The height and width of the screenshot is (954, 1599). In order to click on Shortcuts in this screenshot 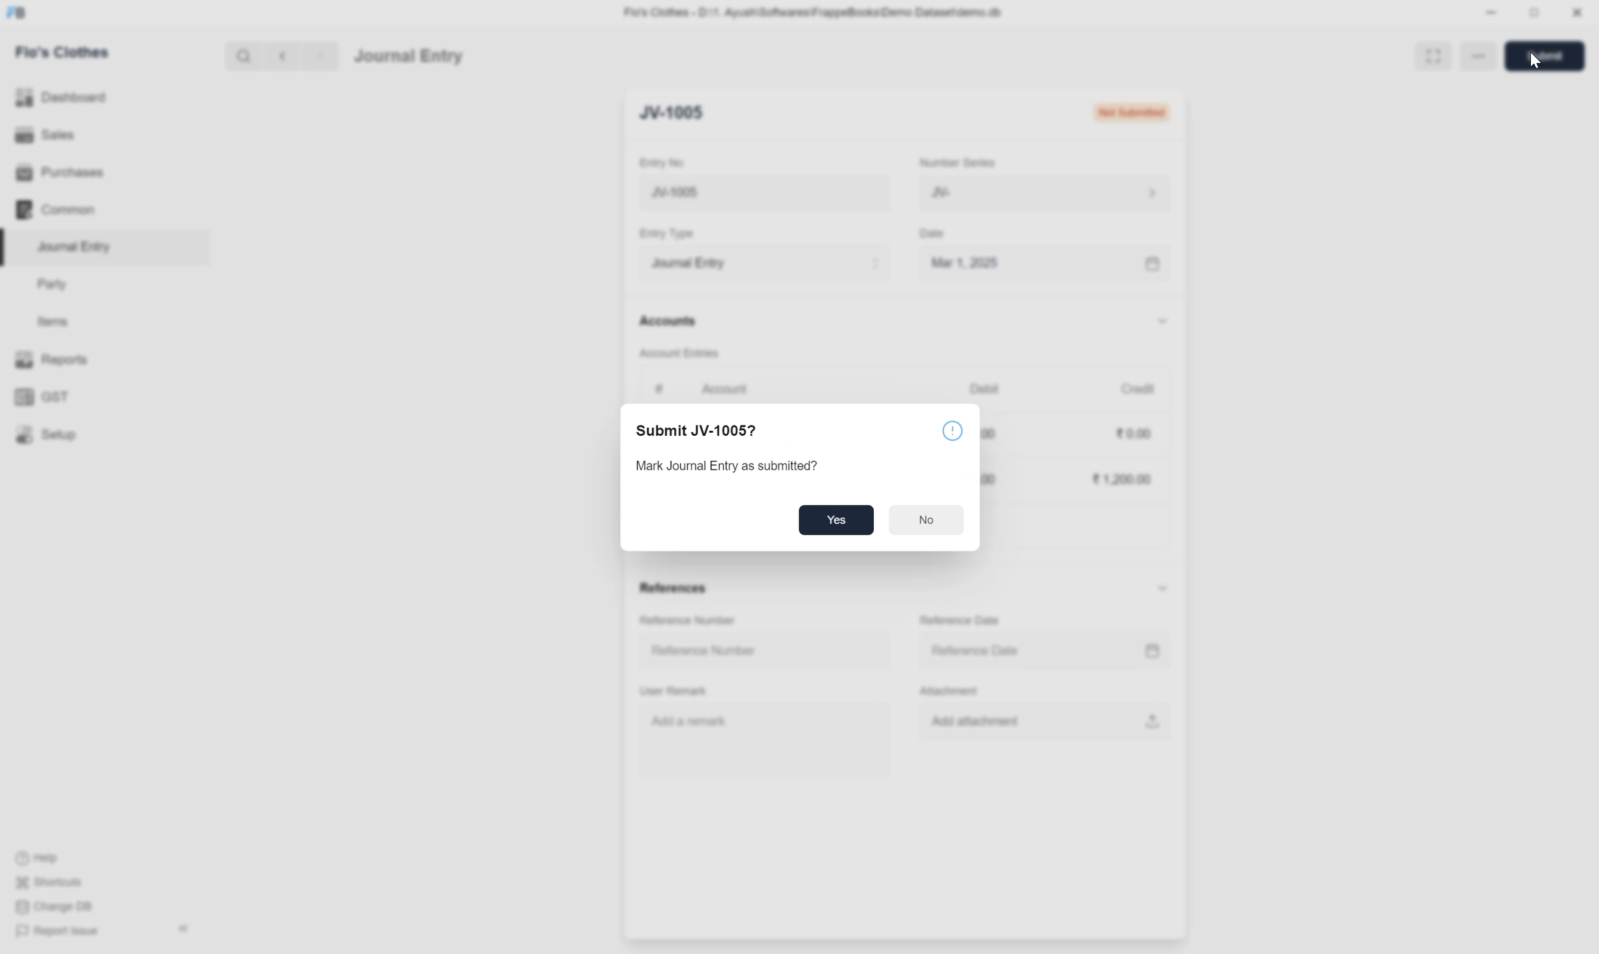, I will do `click(54, 883)`.